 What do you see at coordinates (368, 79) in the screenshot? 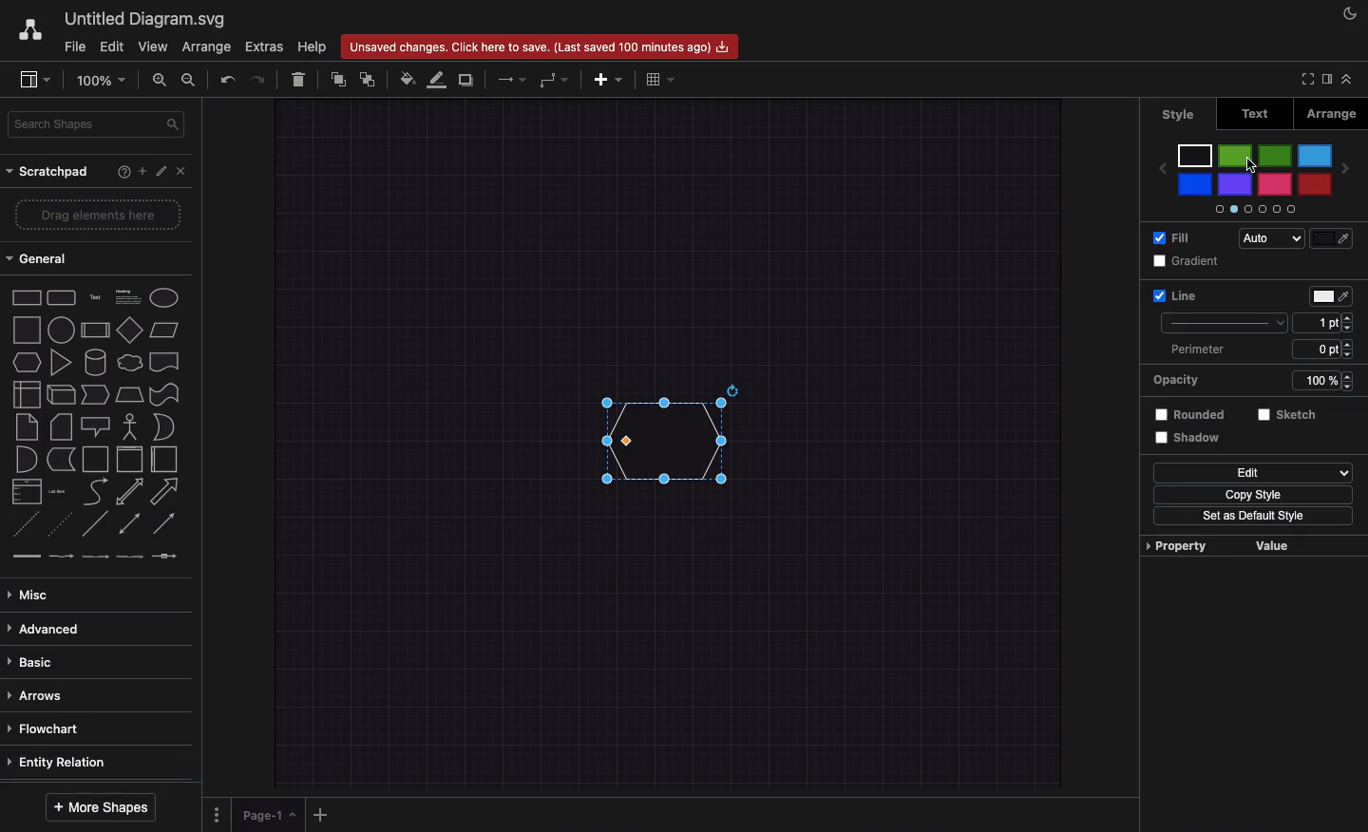
I see `To the back` at bounding box center [368, 79].